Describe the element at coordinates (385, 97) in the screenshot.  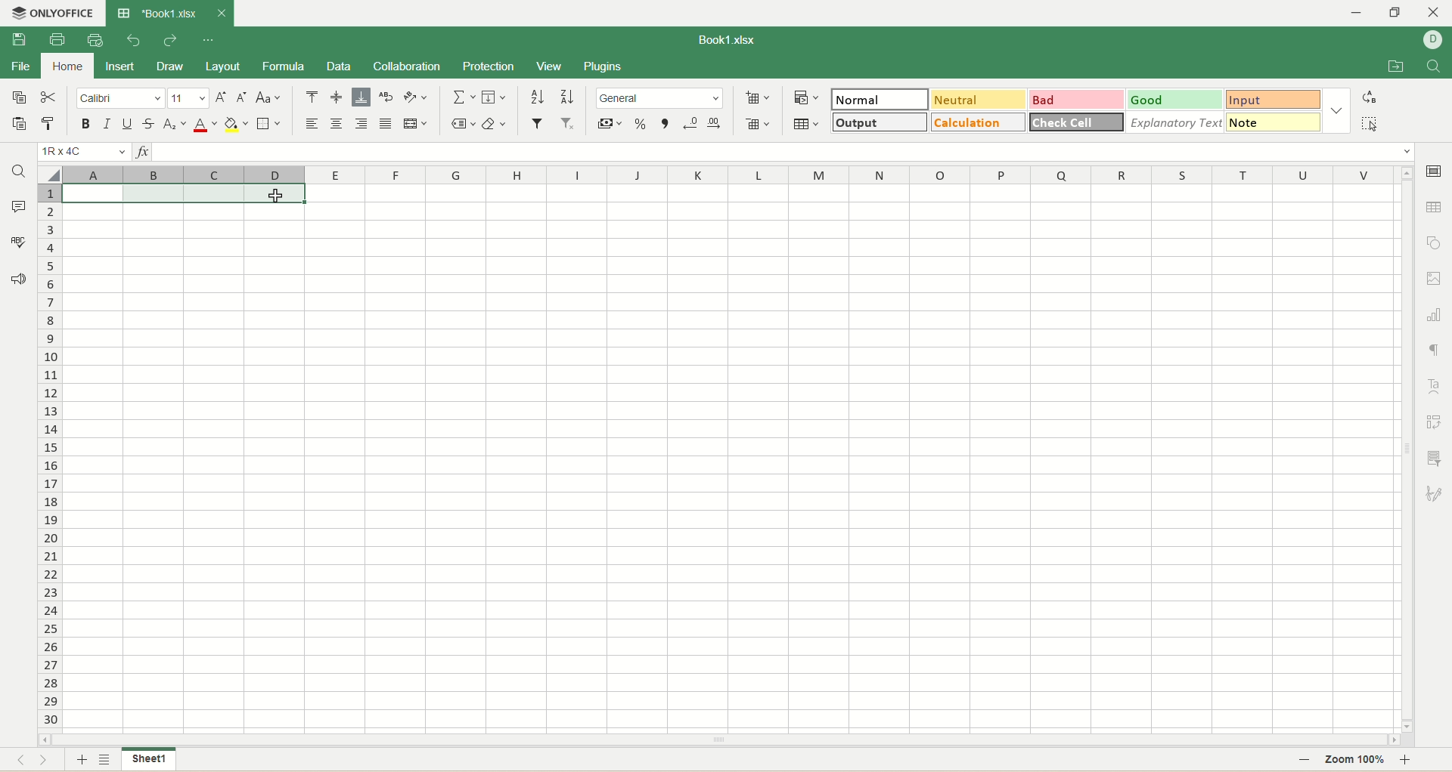
I see `wrap text` at that location.